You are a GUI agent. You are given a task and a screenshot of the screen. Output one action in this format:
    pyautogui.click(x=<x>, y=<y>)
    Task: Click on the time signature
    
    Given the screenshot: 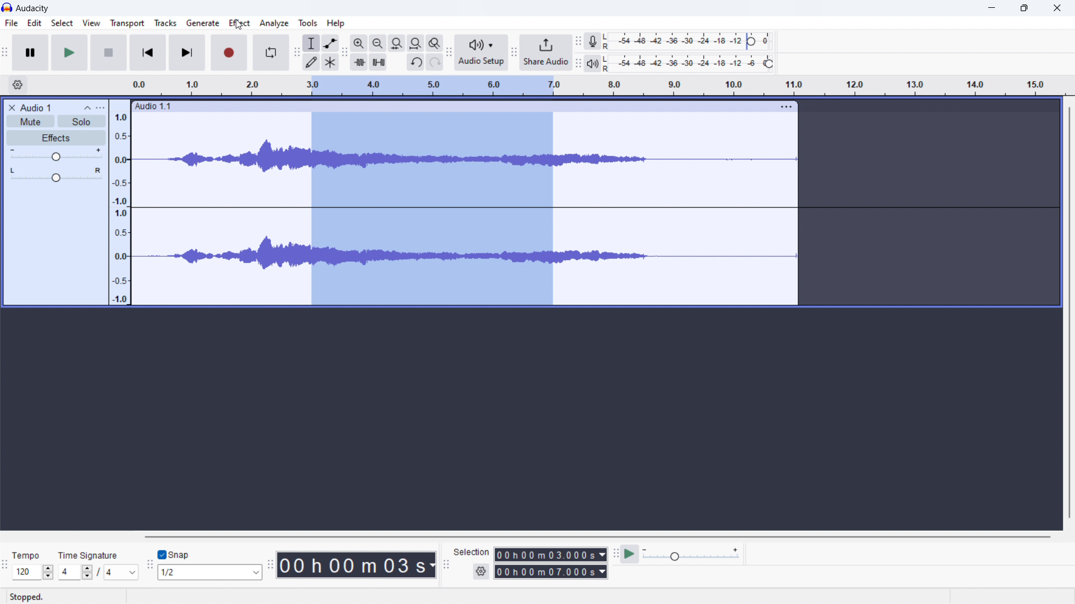 What is the action you would take?
    pyautogui.click(x=596, y=84)
    